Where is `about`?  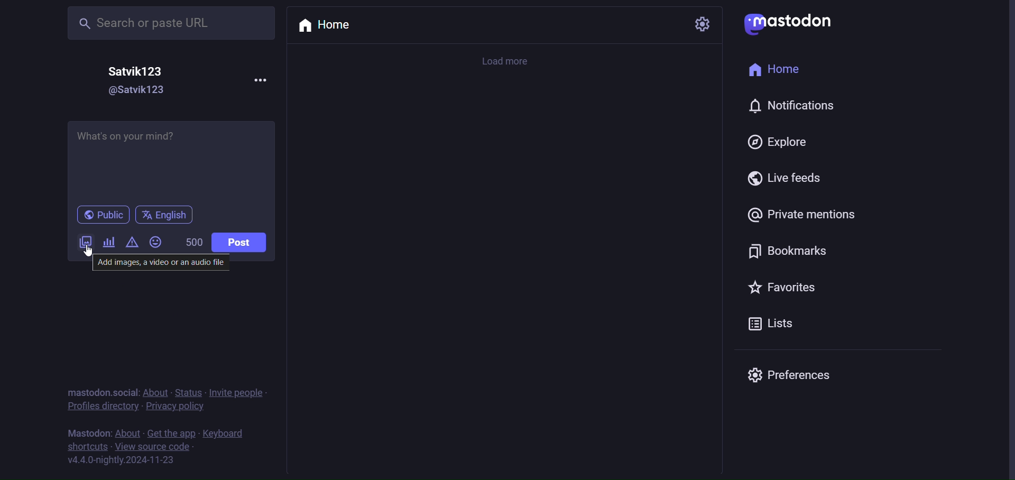
about is located at coordinates (127, 432).